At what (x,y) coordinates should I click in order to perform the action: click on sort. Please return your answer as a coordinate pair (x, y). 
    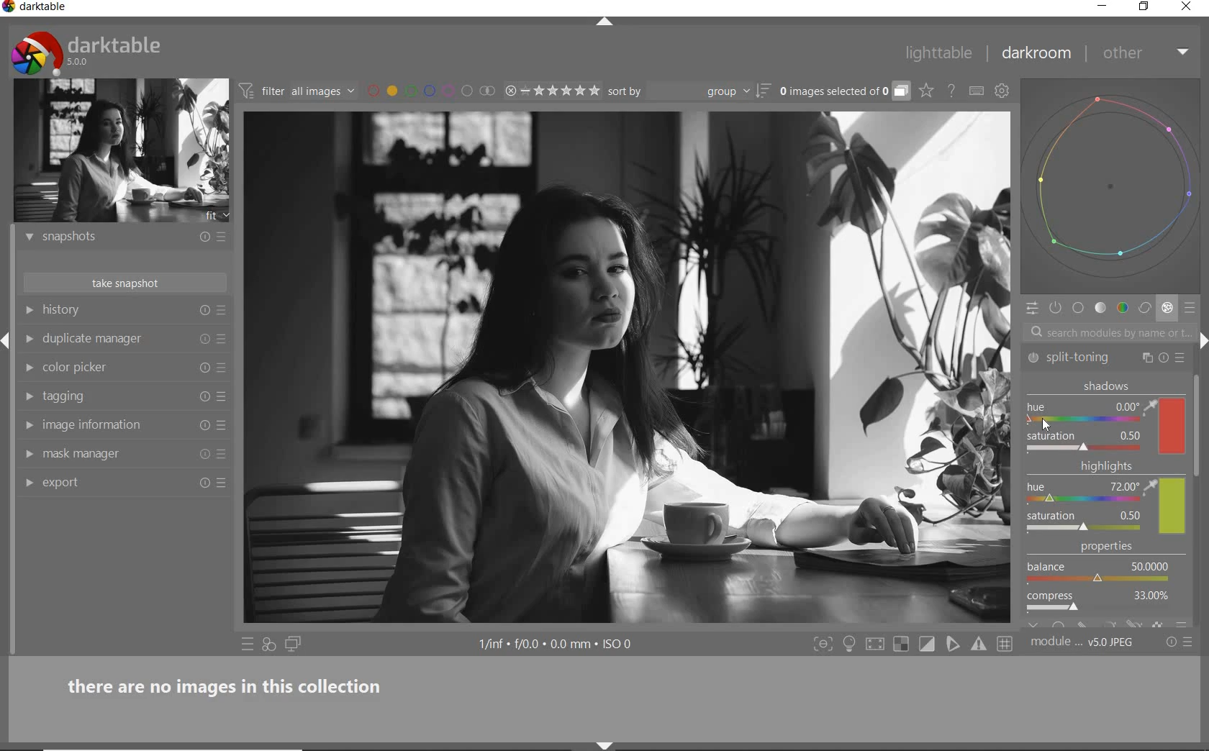
    Looking at the image, I should click on (688, 91).